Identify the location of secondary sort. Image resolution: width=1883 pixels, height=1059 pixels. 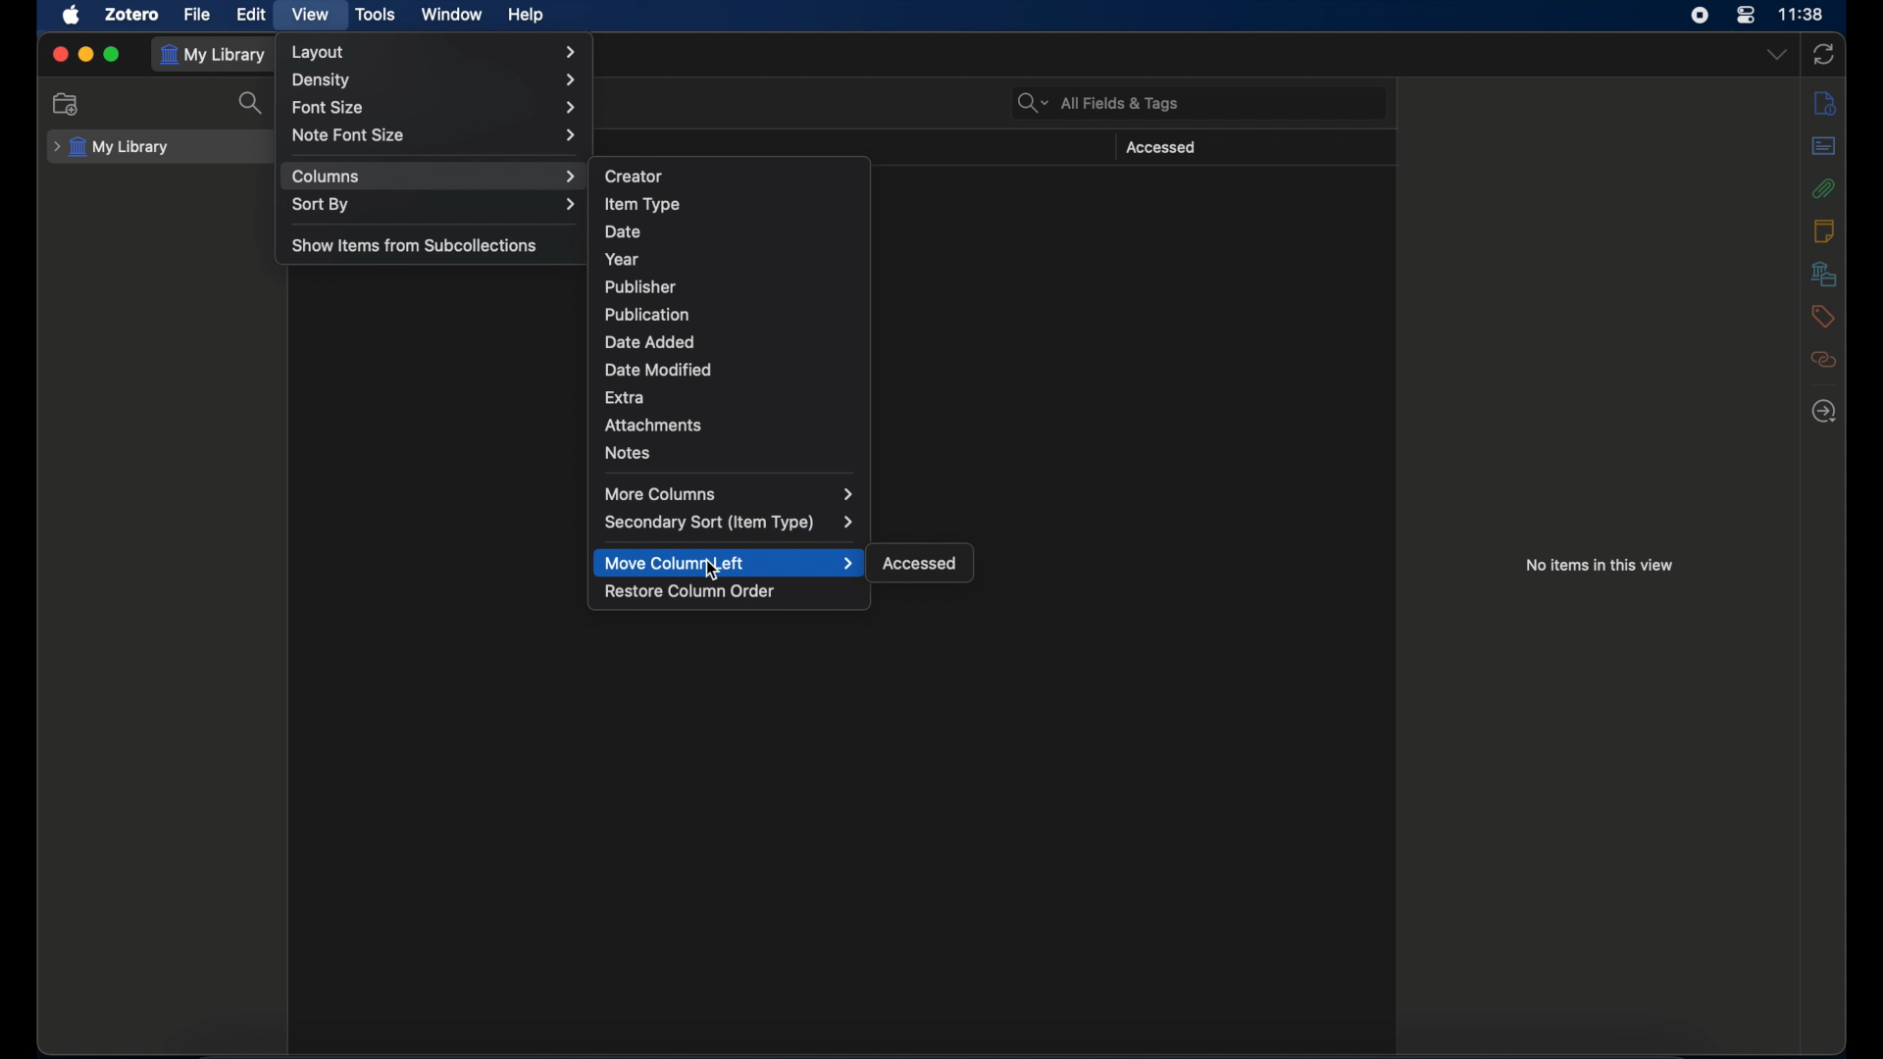
(731, 523).